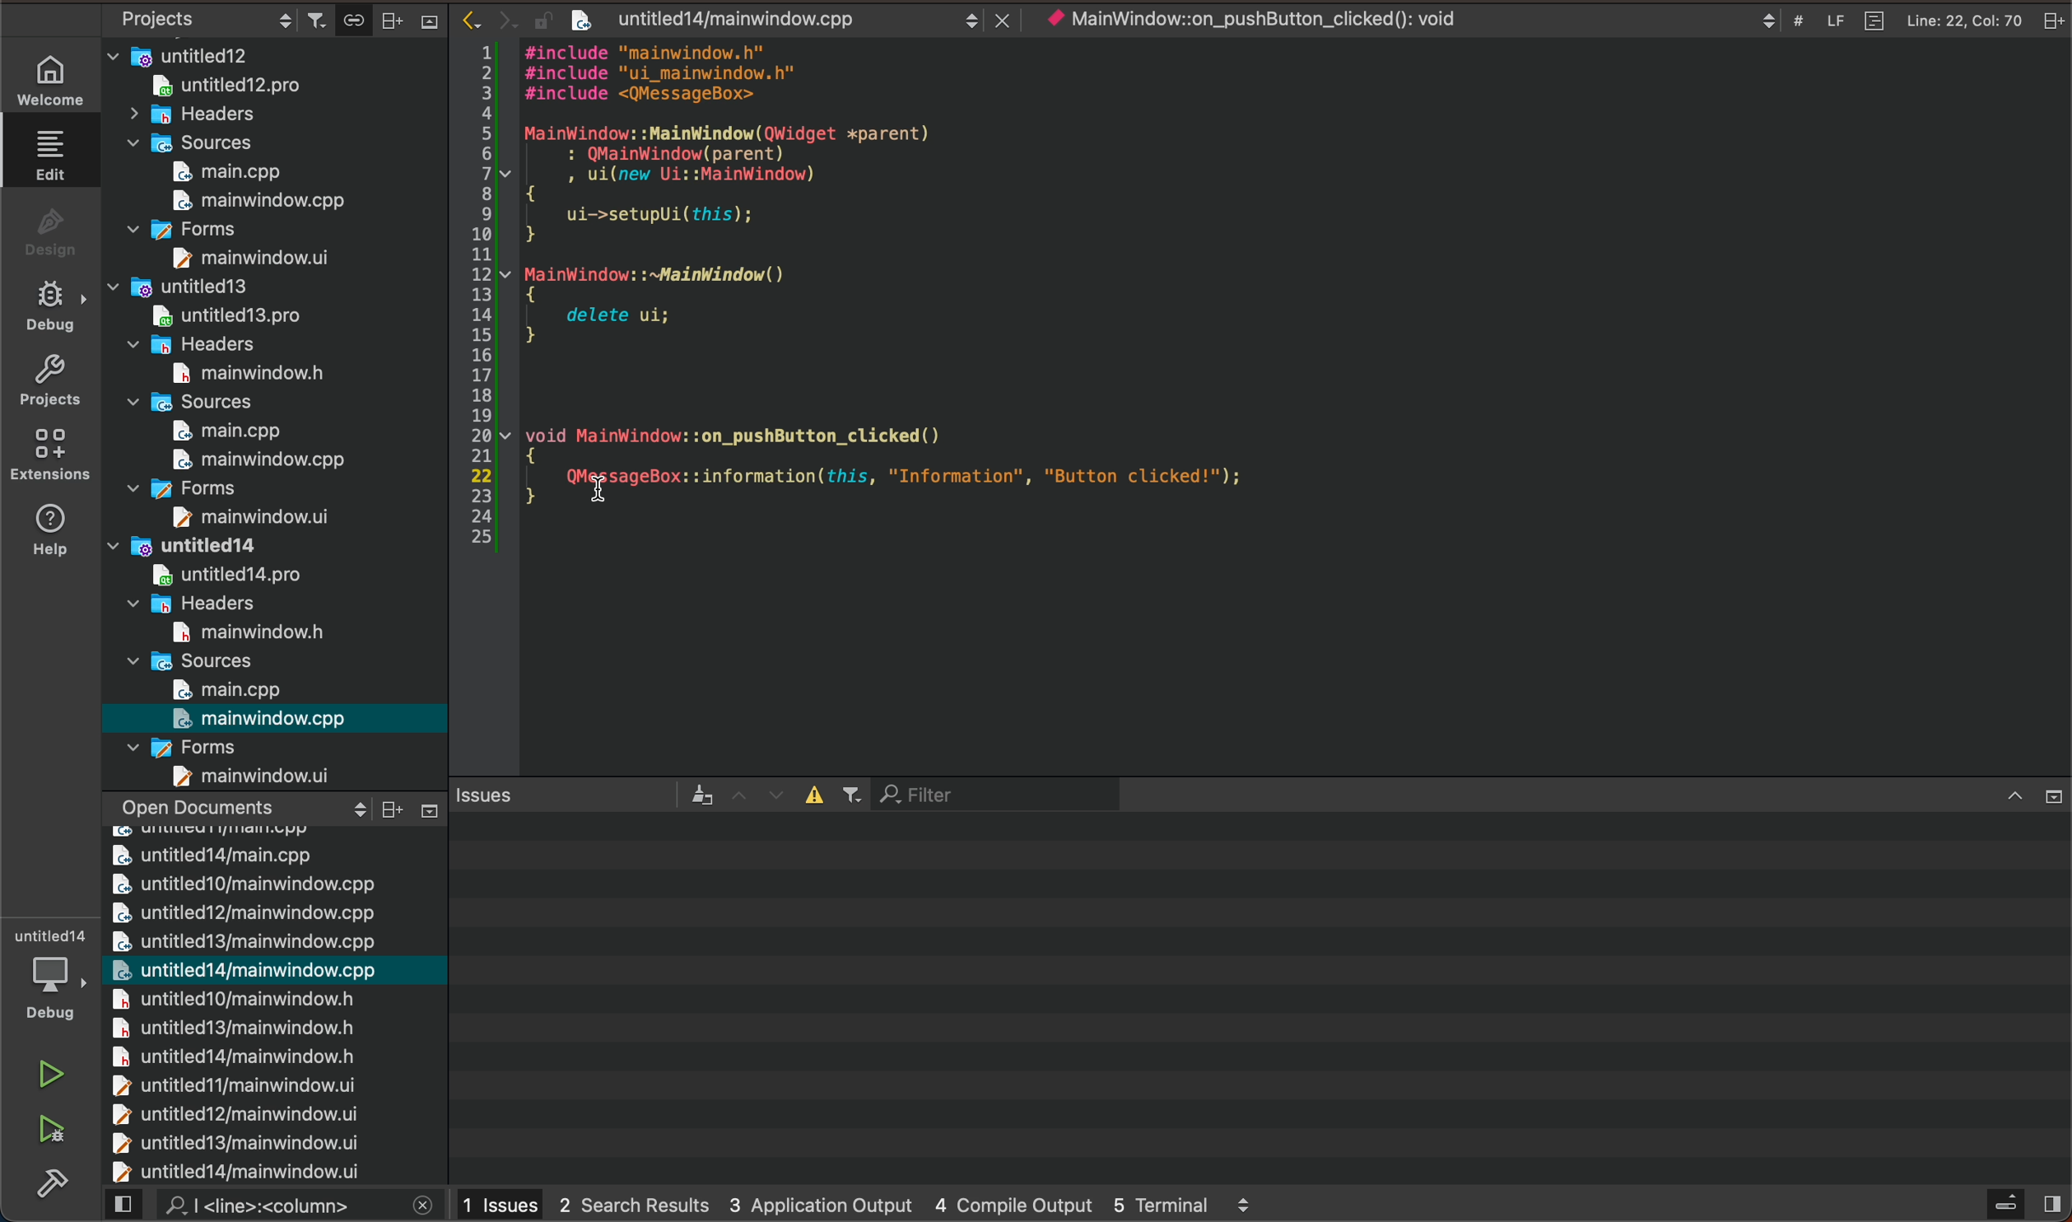 This screenshot has width=2072, height=1222. I want to click on debugger, so click(54, 979).